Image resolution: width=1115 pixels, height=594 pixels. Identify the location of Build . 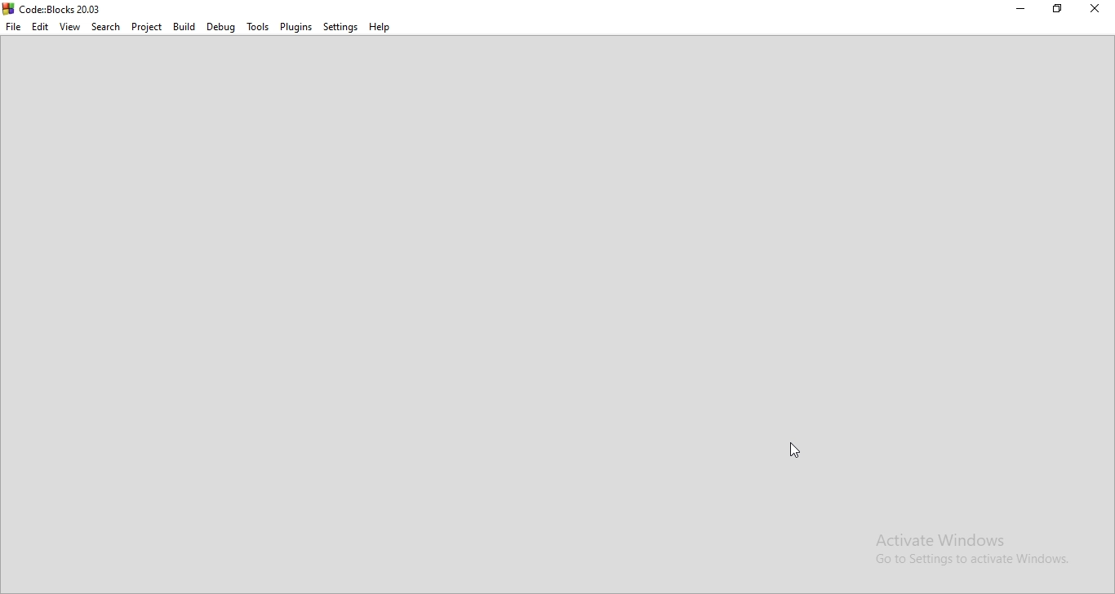
(182, 25).